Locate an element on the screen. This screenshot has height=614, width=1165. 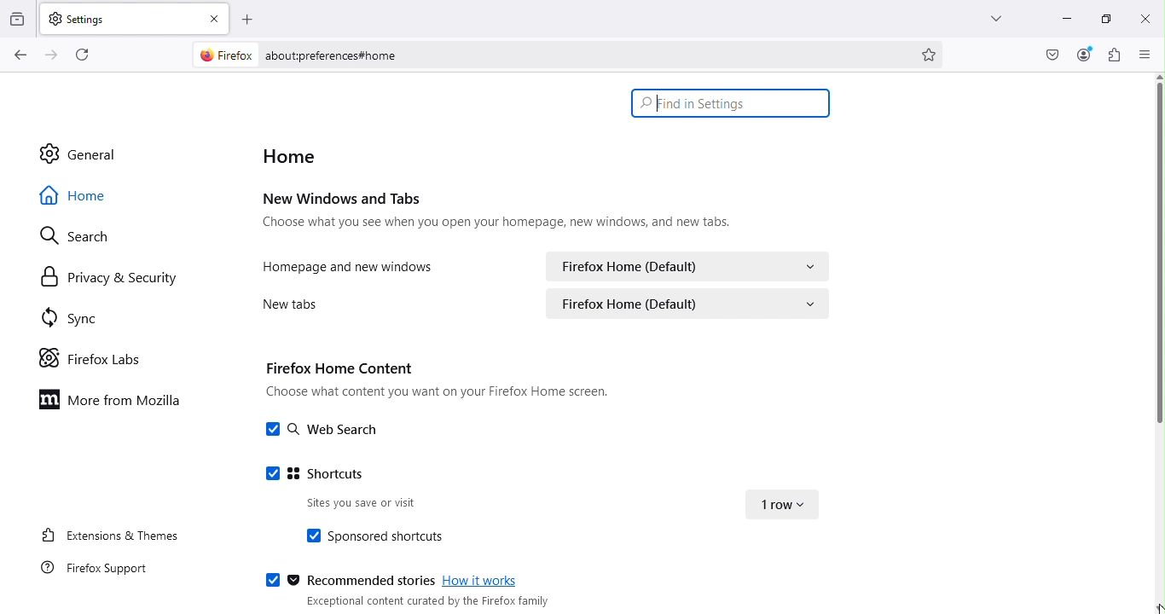
Extensions and themes is located at coordinates (107, 534).